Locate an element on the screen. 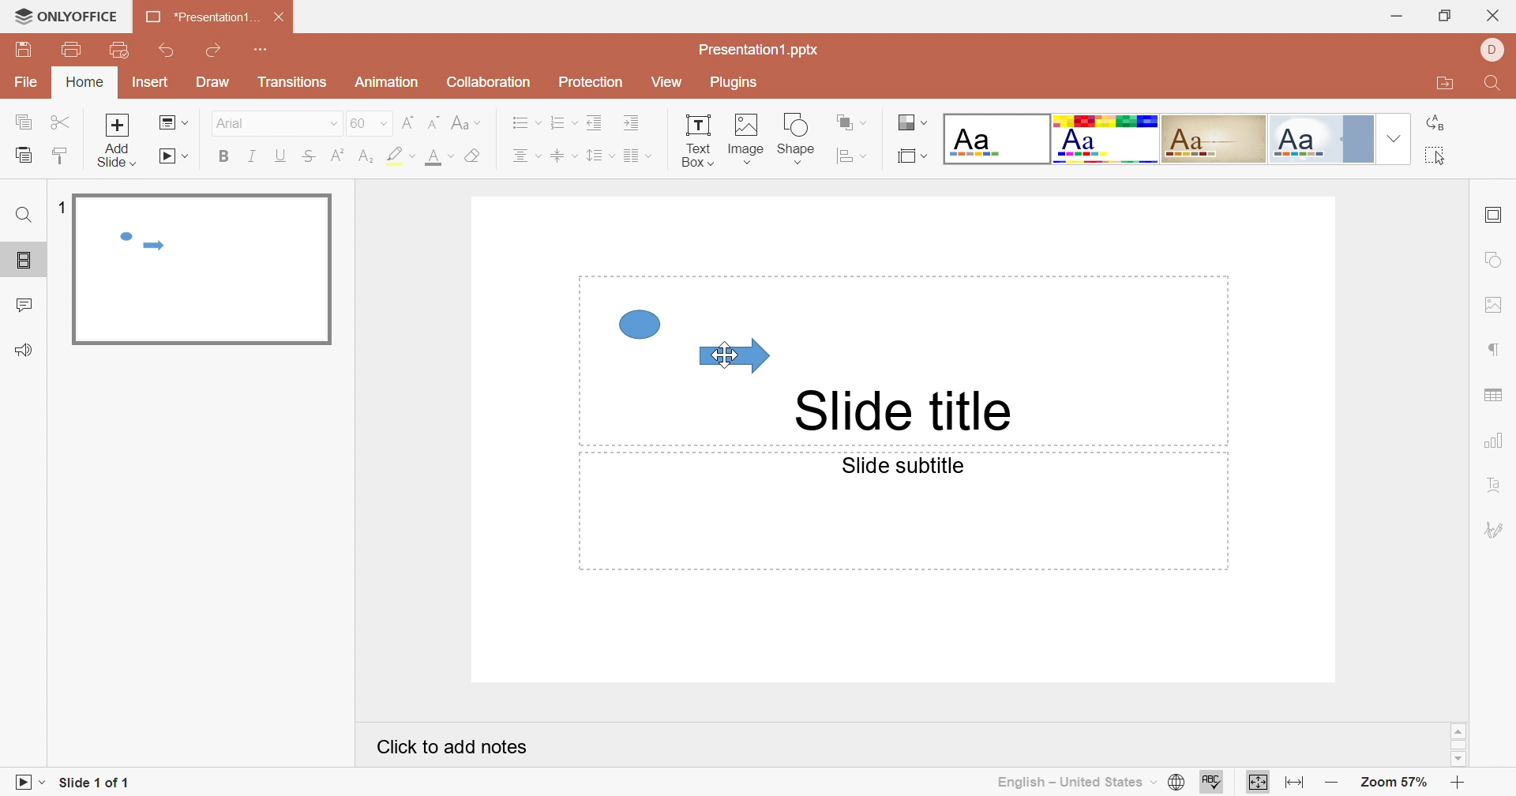  Collaboration is located at coordinates (494, 82).